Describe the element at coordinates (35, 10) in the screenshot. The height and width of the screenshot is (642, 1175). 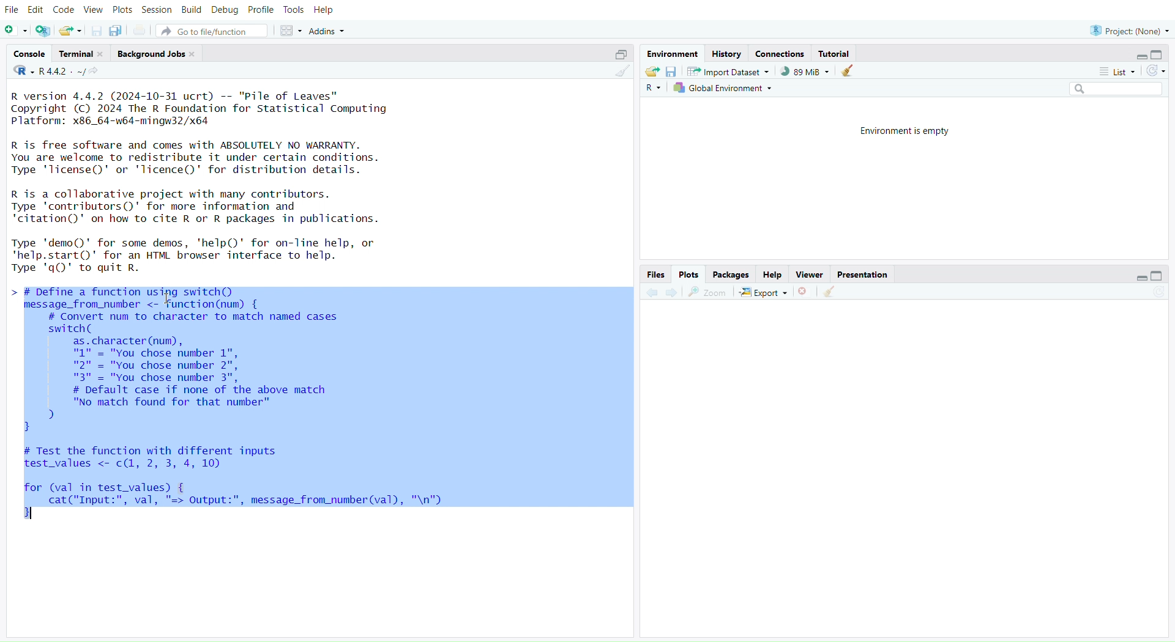
I see `Edit` at that location.